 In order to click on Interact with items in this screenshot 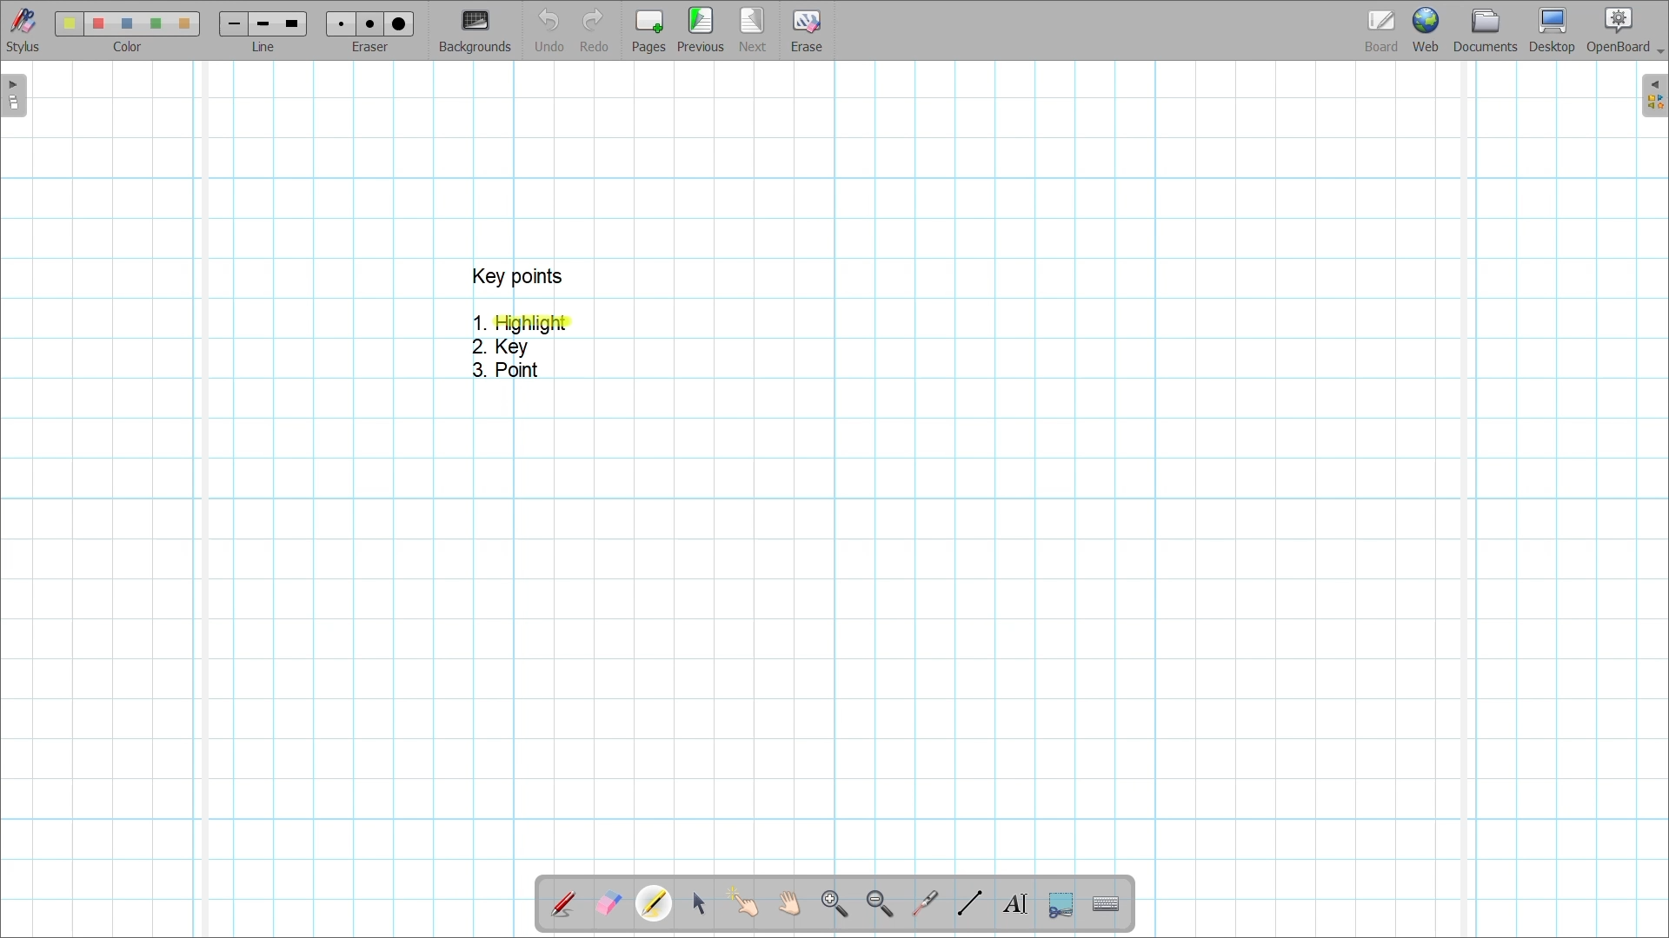, I will do `click(742, 902)`.